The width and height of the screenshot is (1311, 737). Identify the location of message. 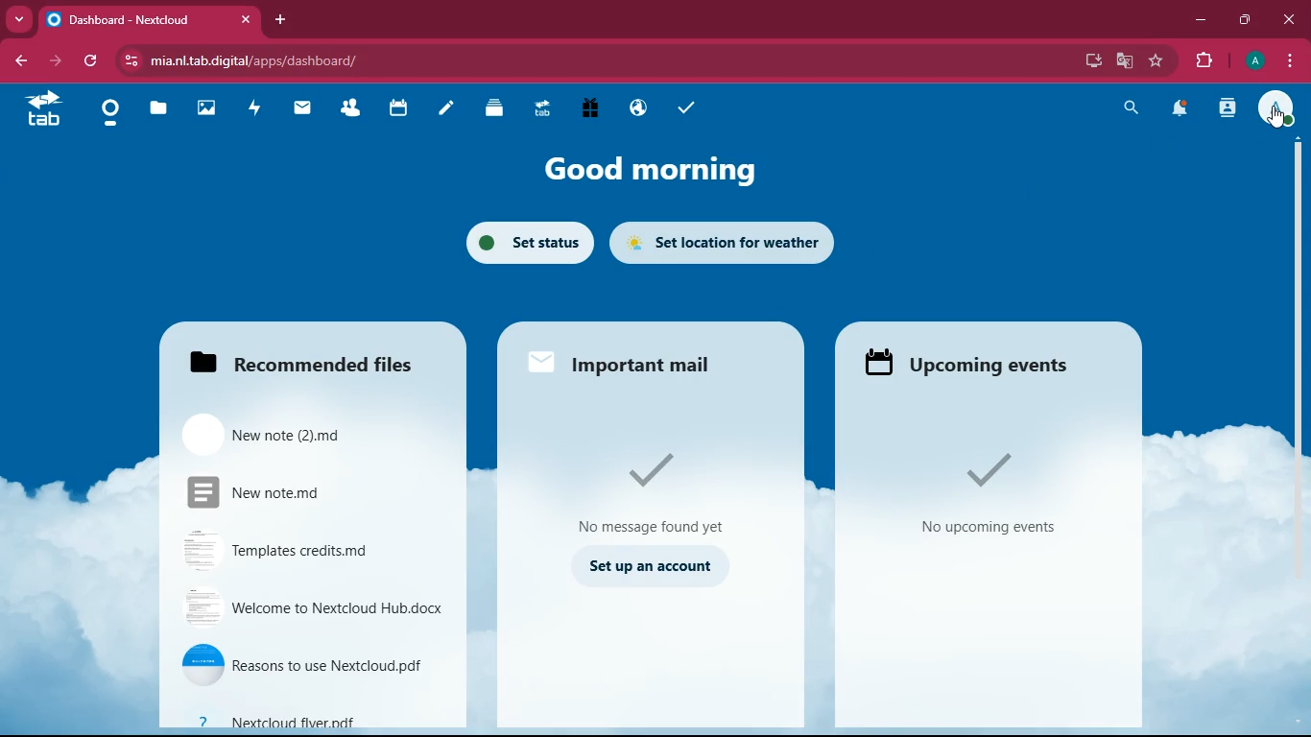
(655, 495).